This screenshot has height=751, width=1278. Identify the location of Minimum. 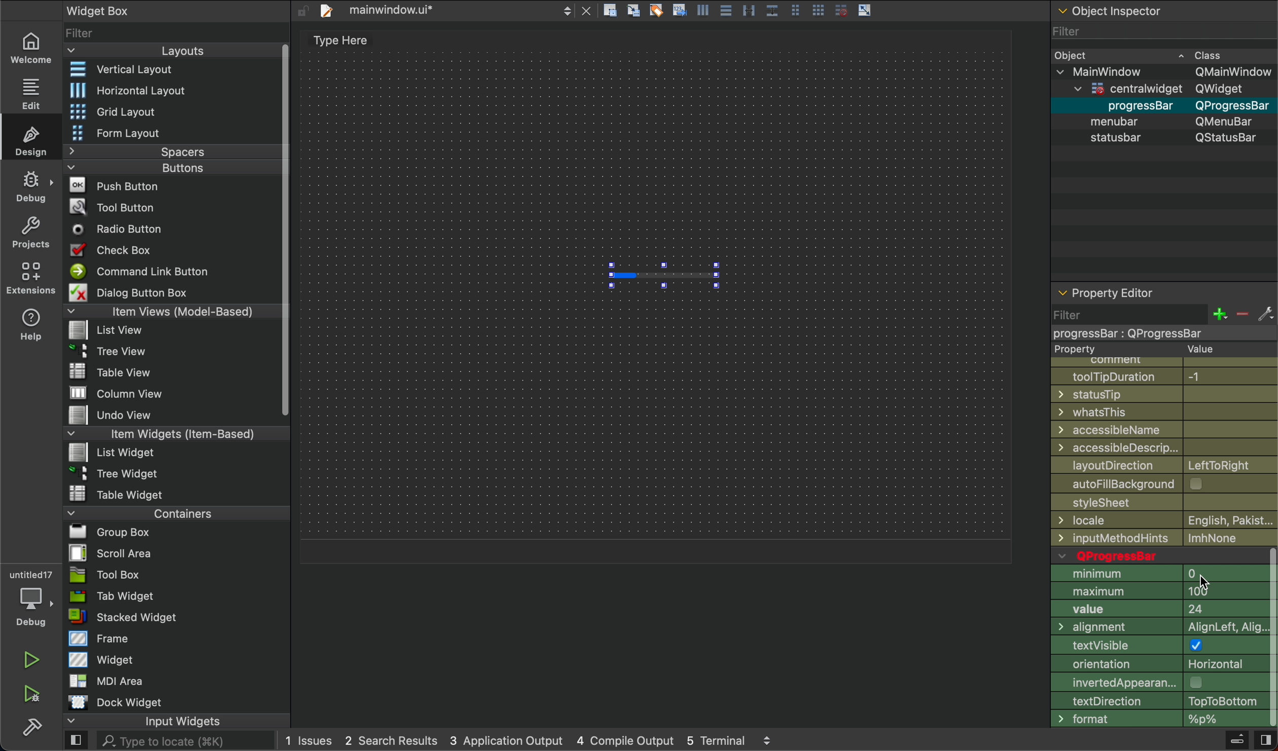
(1158, 574).